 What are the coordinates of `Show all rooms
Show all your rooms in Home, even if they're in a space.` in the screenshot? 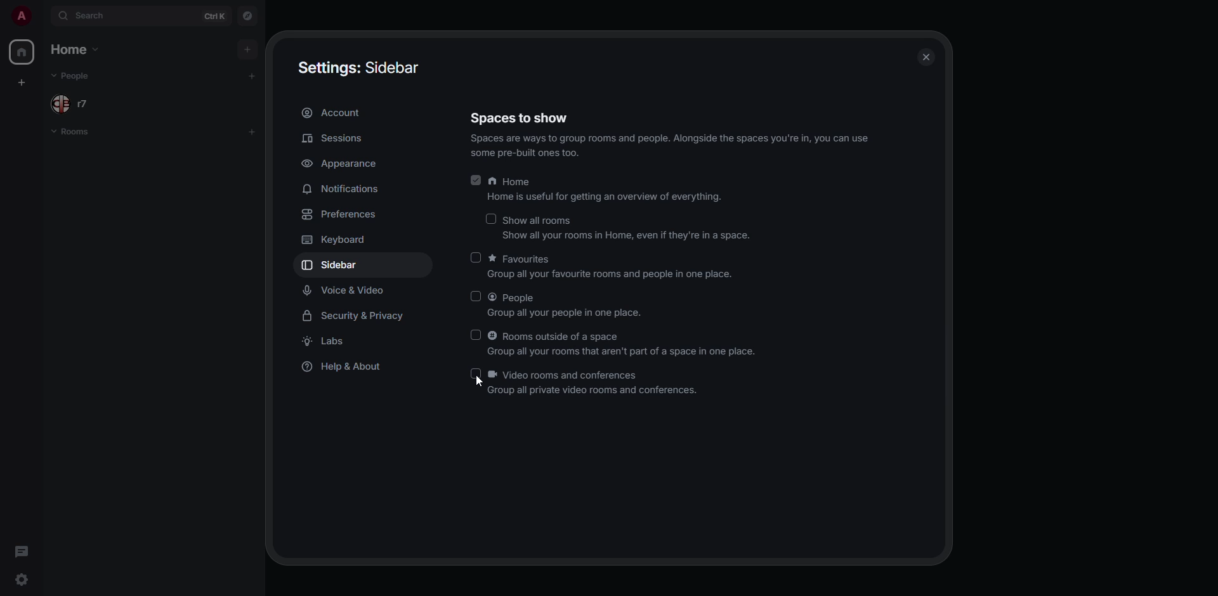 It's located at (627, 228).